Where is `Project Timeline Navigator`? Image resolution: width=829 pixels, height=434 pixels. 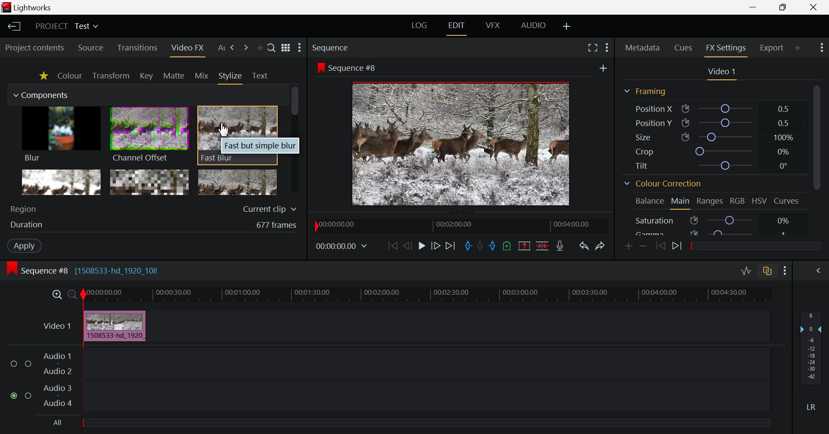 Project Timeline Navigator is located at coordinates (459, 225).